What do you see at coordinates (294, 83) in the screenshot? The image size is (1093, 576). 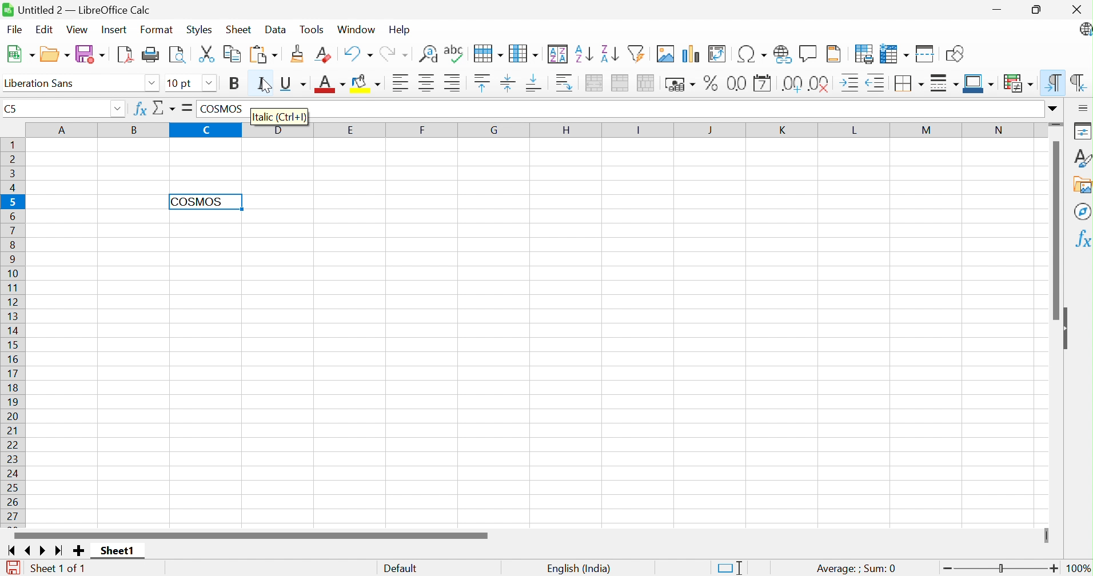 I see `Underline` at bounding box center [294, 83].